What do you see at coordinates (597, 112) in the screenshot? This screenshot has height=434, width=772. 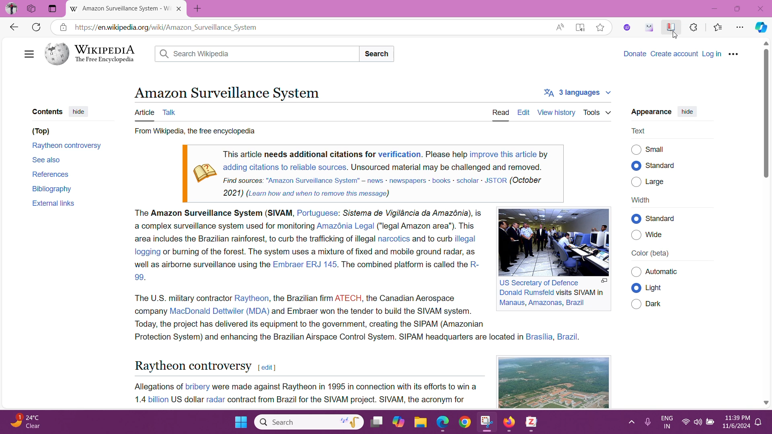 I see `Tools v` at bounding box center [597, 112].